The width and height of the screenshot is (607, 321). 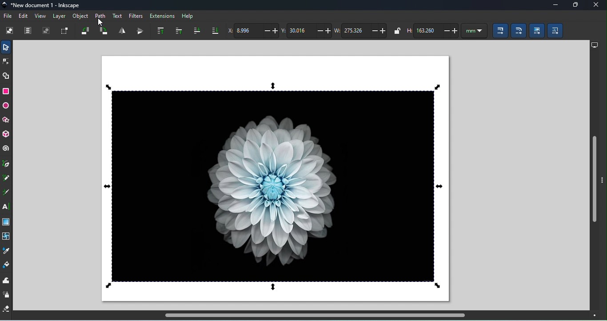 What do you see at coordinates (196, 31) in the screenshot?
I see `lower selection one step` at bounding box center [196, 31].